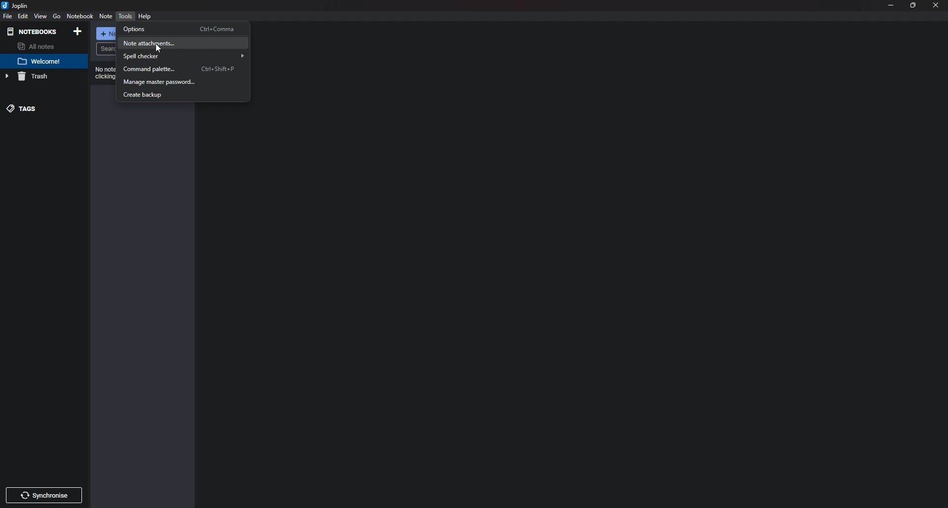 The image size is (948, 508). What do you see at coordinates (184, 56) in the screenshot?
I see `Spell Checker` at bounding box center [184, 56].